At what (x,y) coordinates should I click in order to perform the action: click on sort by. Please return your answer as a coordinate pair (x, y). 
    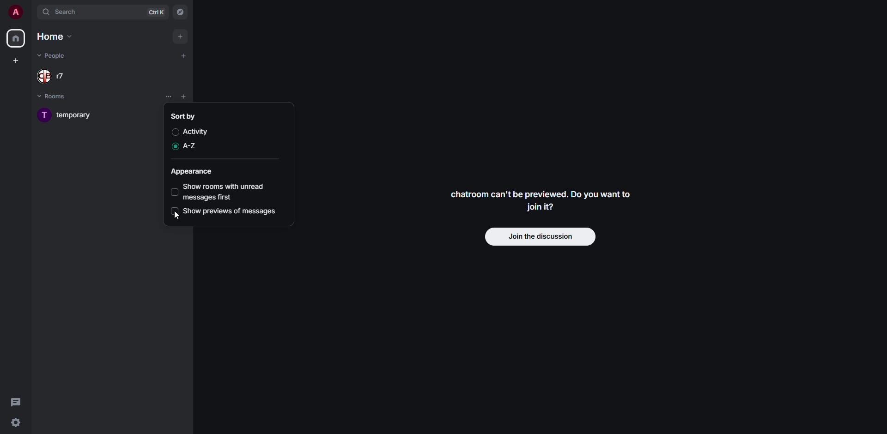
    Looking at the image, I should click on (182, 115).